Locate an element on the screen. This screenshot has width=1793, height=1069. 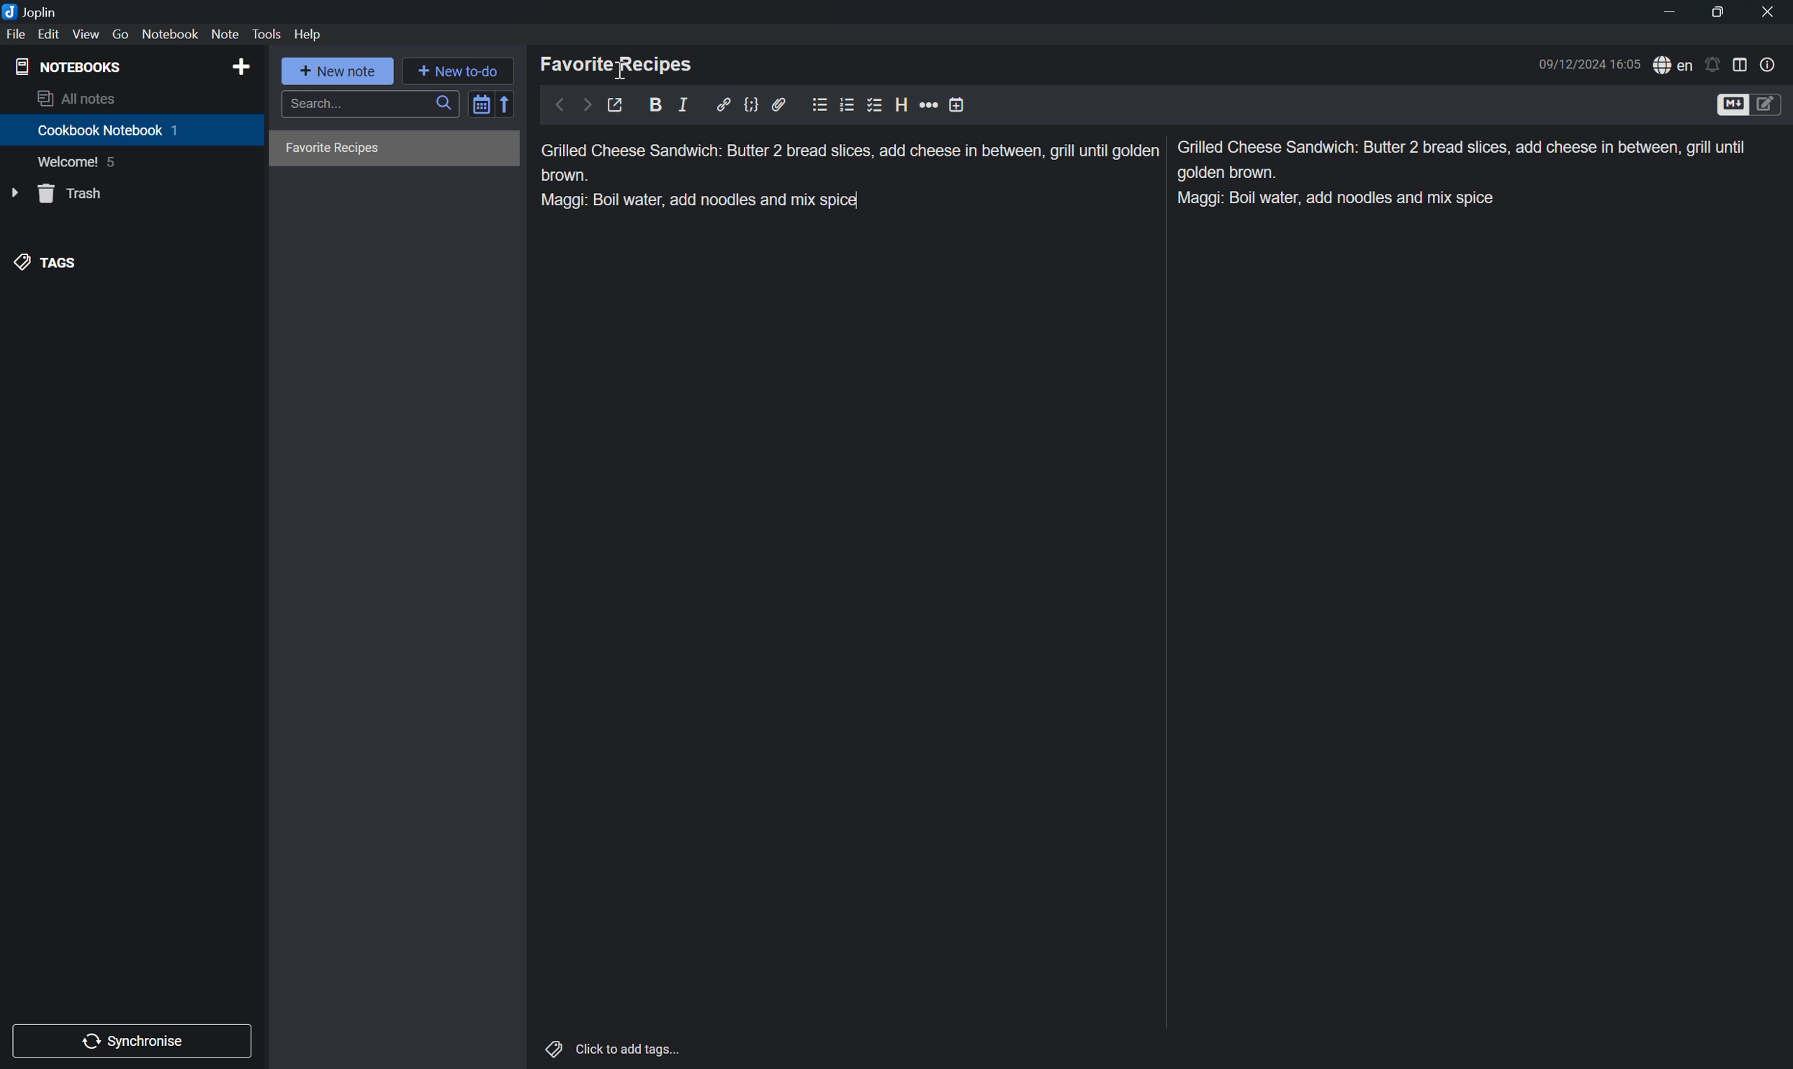
Grilled Cheese Sandwich: Butter 2 bread slices, add cheese in between, grill until golden brown. is located at coordinates (850, 161).